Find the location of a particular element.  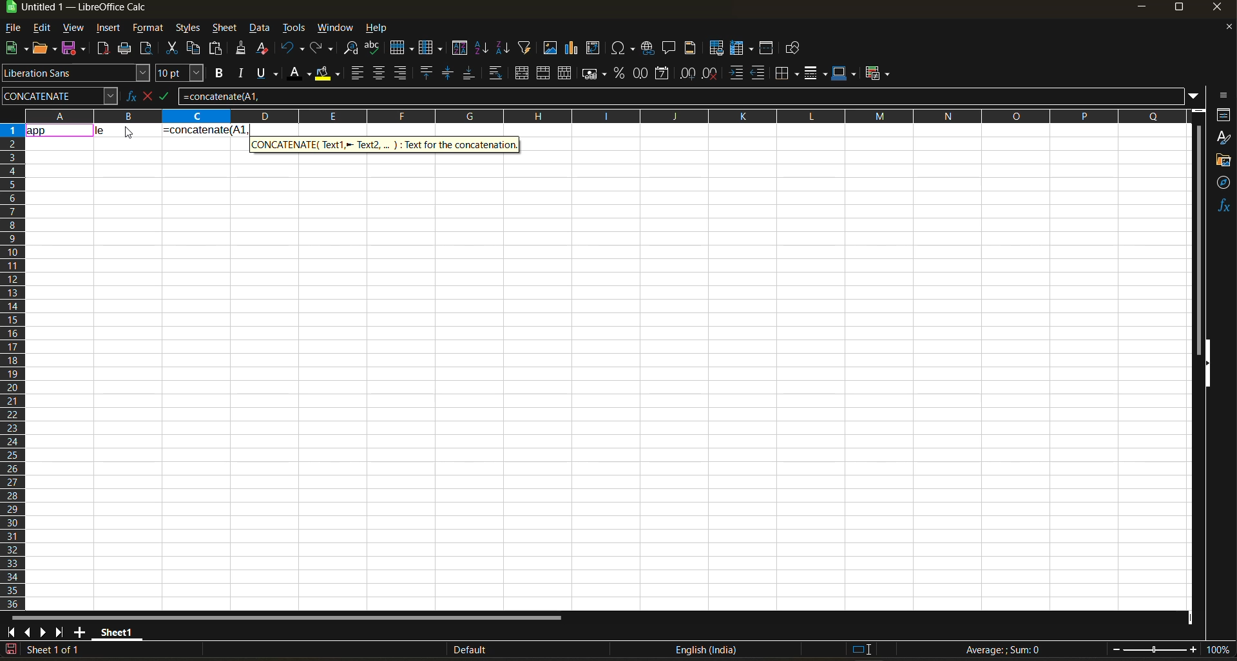

cell address is located at coordinates (59, 95).